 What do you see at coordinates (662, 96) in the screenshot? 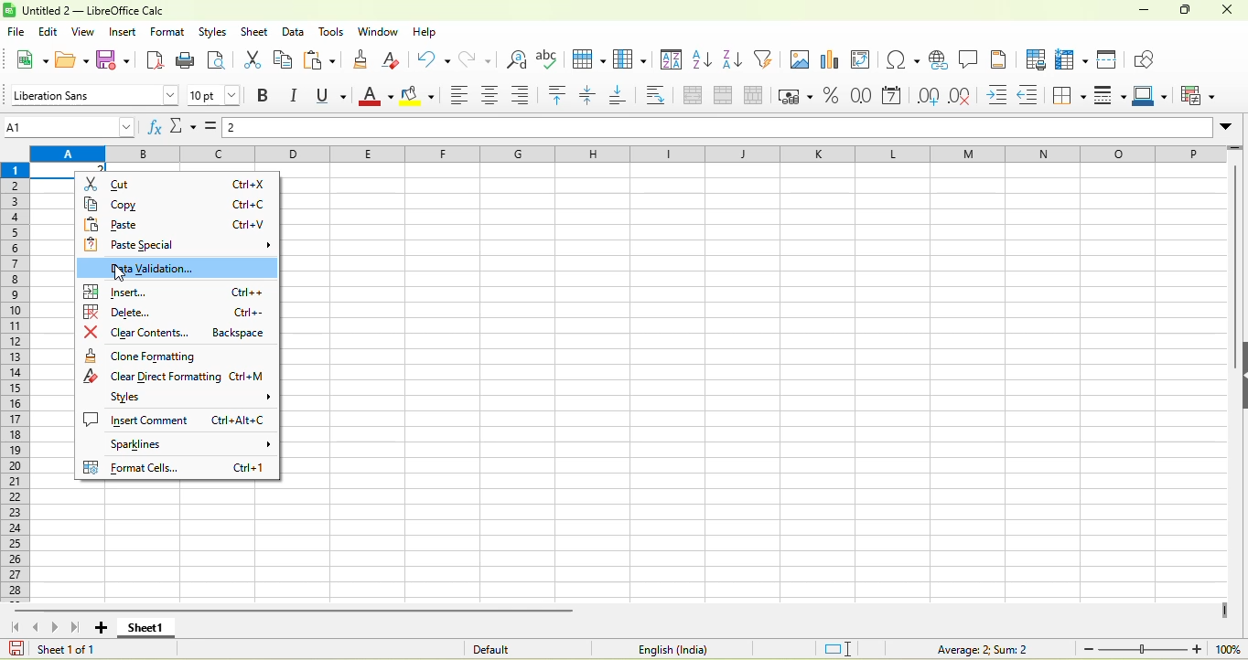
I see `wrap` at bounding box center [662, 96].